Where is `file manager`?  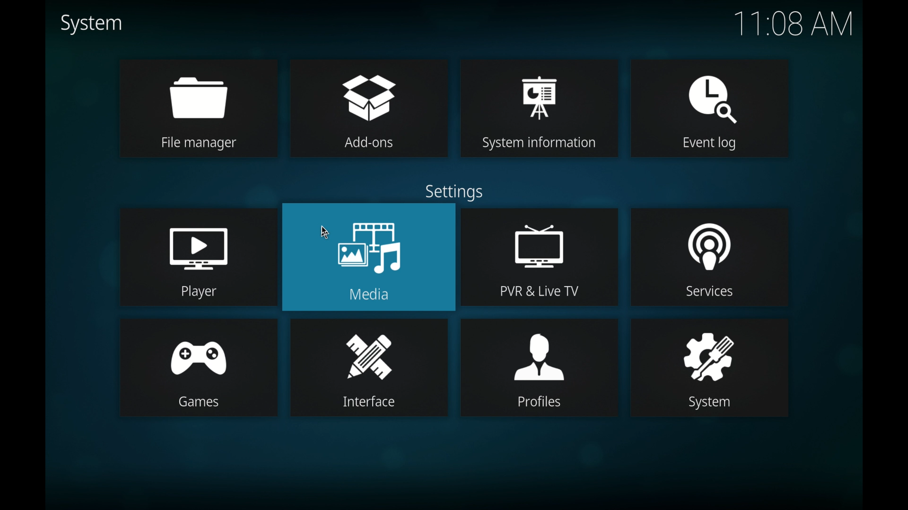 file manager is located at coordinates (197, 107).